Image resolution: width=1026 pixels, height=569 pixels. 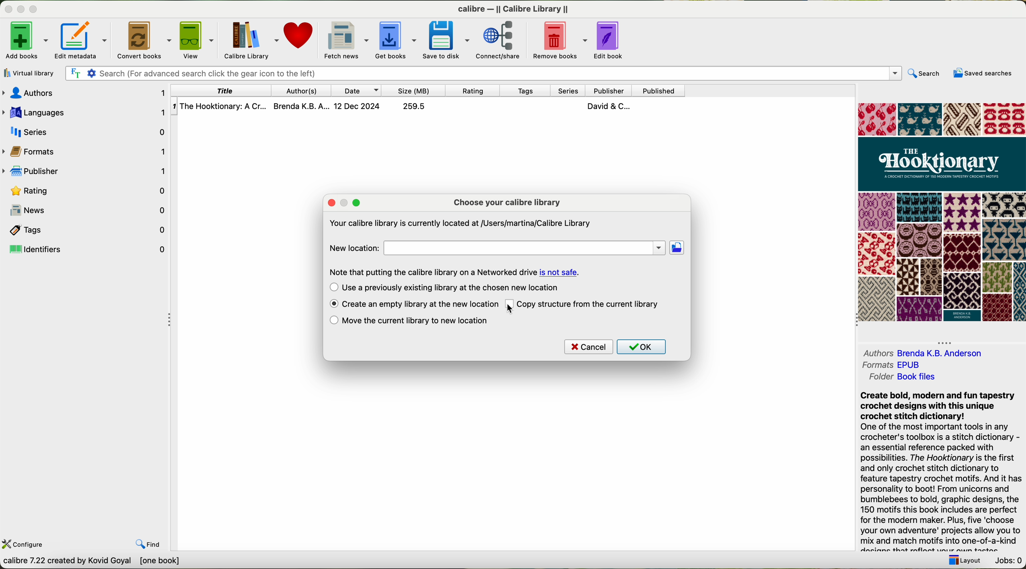 I want to click on cancel, so click(x=589, y=346).